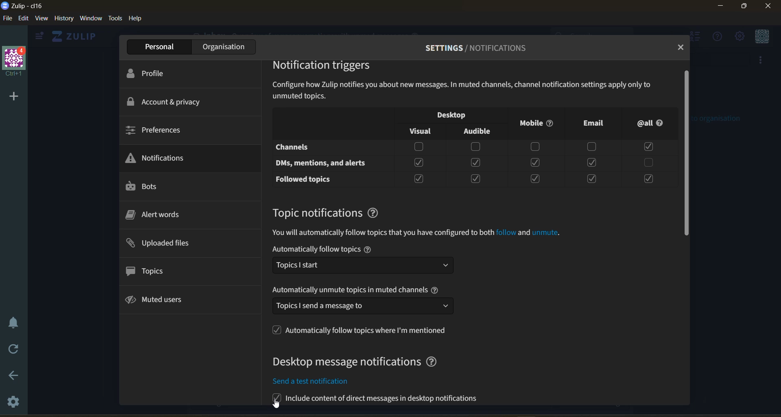 The height and width of the screenshot is (417, 781). Describe the element at coordinates (537, 124) in the screenshot. I see `Mobile` at that location.